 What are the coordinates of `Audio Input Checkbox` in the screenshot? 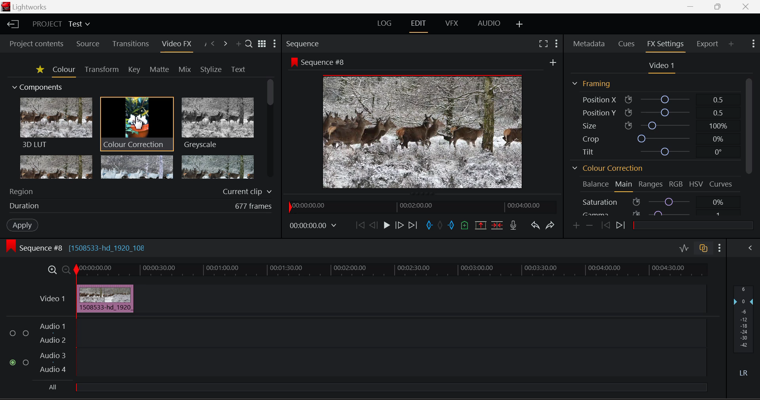 It's located at (26, 332).